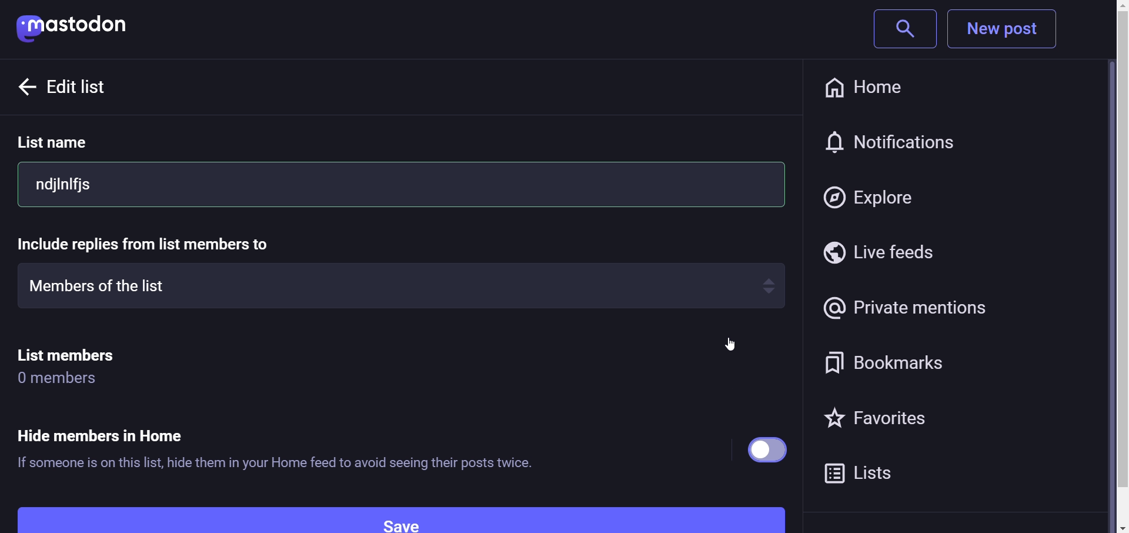  I want to click on lists, so click(865, 474).